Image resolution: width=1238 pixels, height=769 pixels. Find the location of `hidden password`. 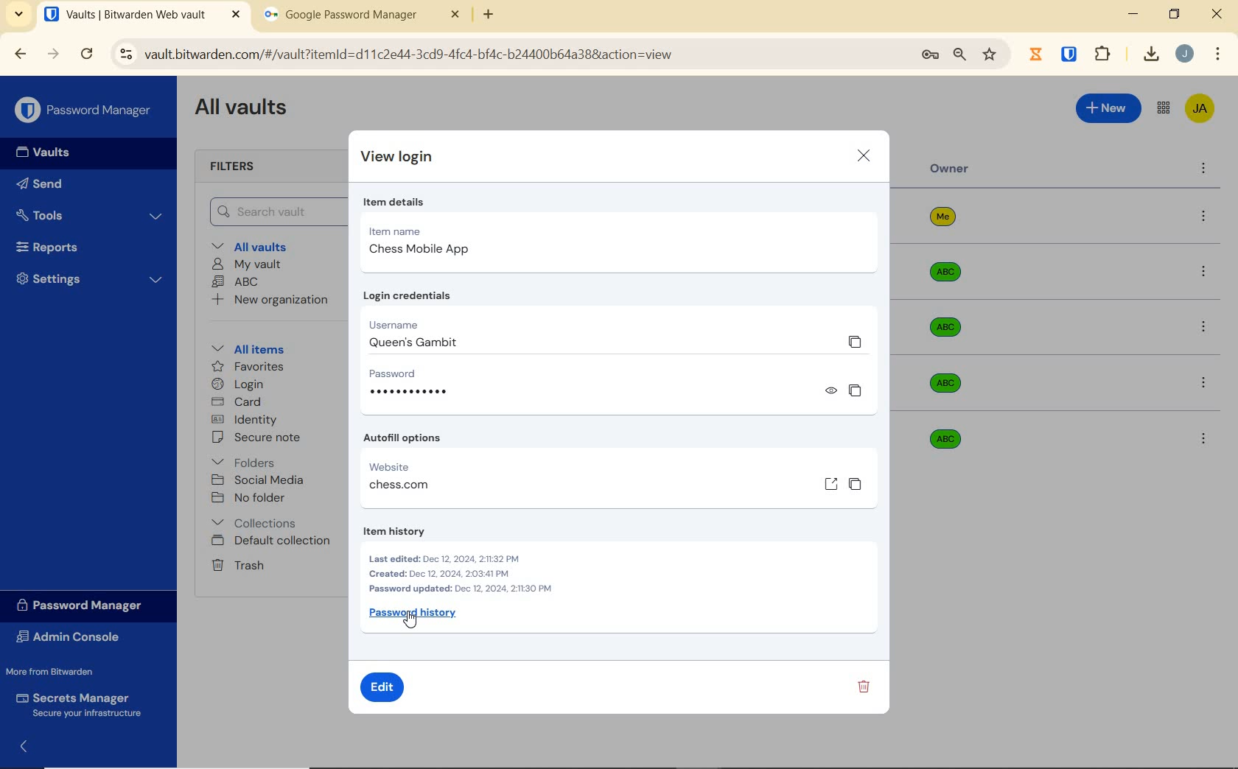

hidden password is located at coordinates (410, 394).